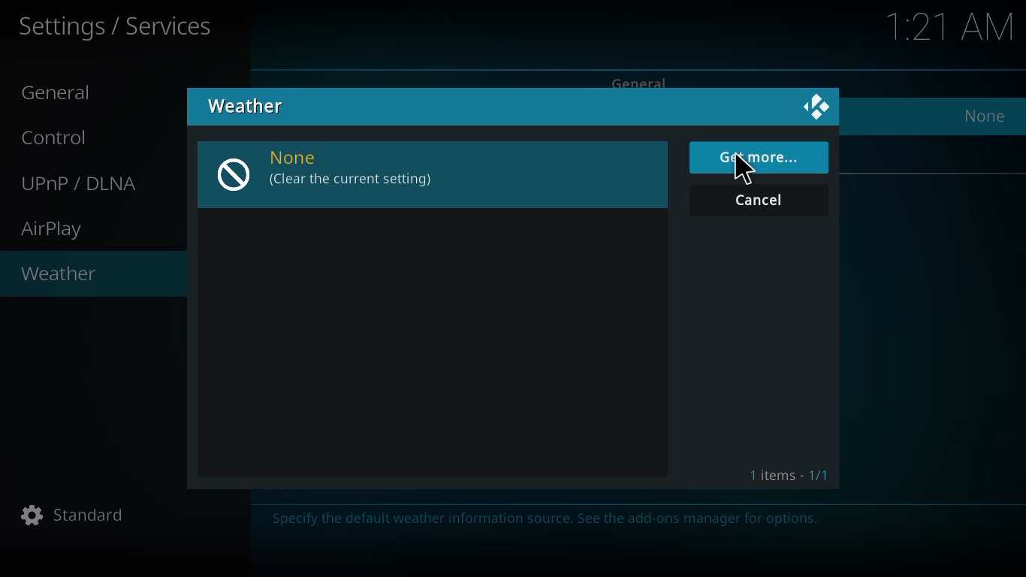 The width and height of the screenshot is (1026, 577). What do you see at coordinates (62, 93) in the screenshot?
I see `general` at bounding box center [62, 93].